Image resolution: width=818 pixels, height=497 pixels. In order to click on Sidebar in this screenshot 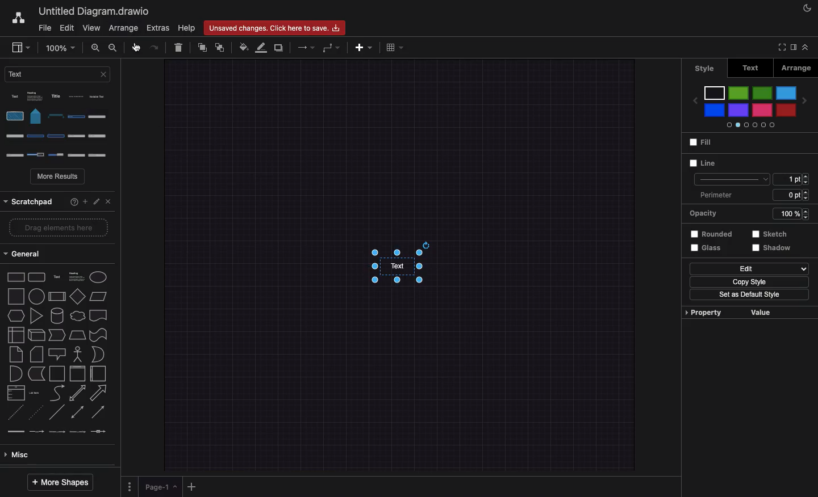, I will do `click(792, 48)`.